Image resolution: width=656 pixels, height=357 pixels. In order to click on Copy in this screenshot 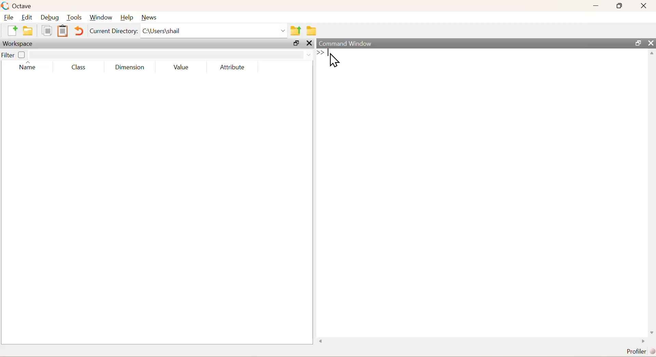, I will do `click(47, 33)`.